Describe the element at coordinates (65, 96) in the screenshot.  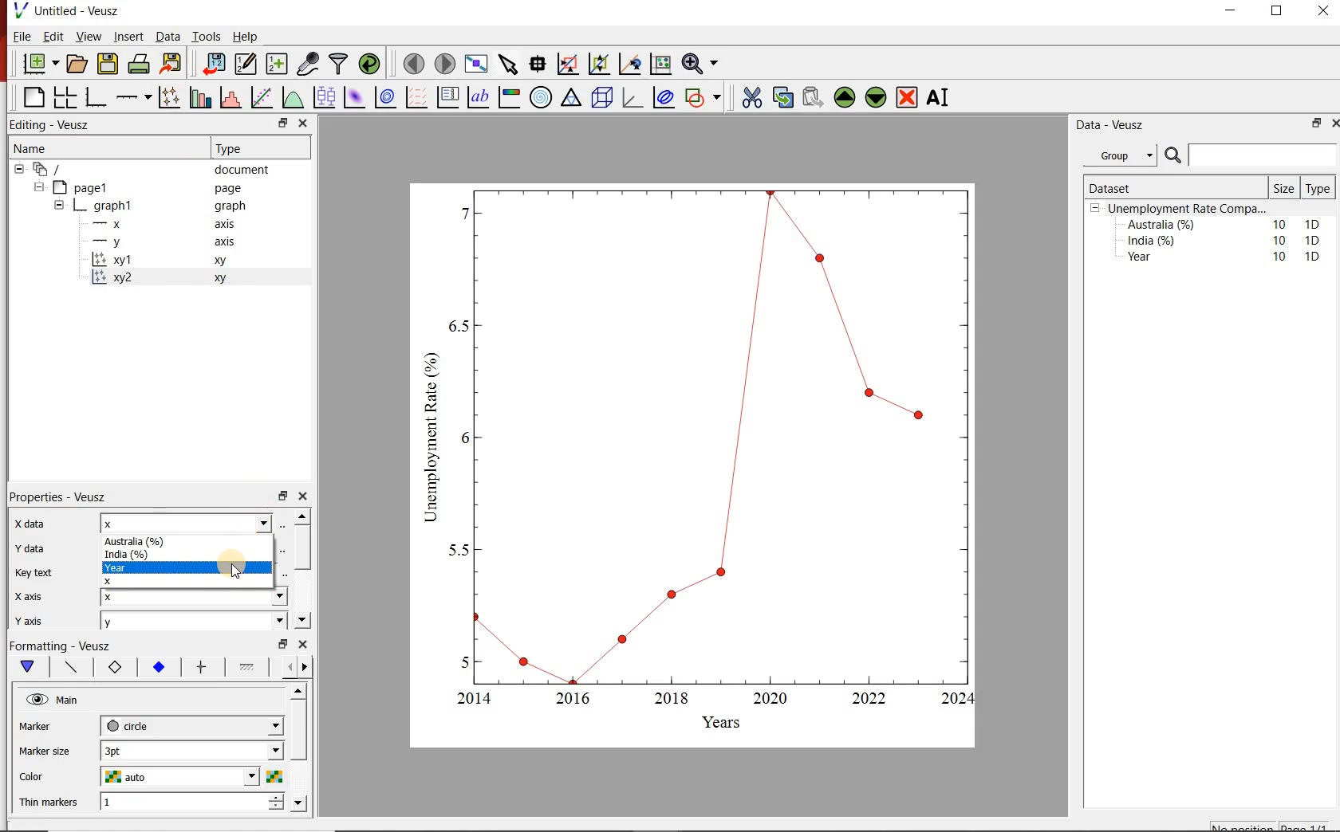
I see `arrange graphs` at that location.